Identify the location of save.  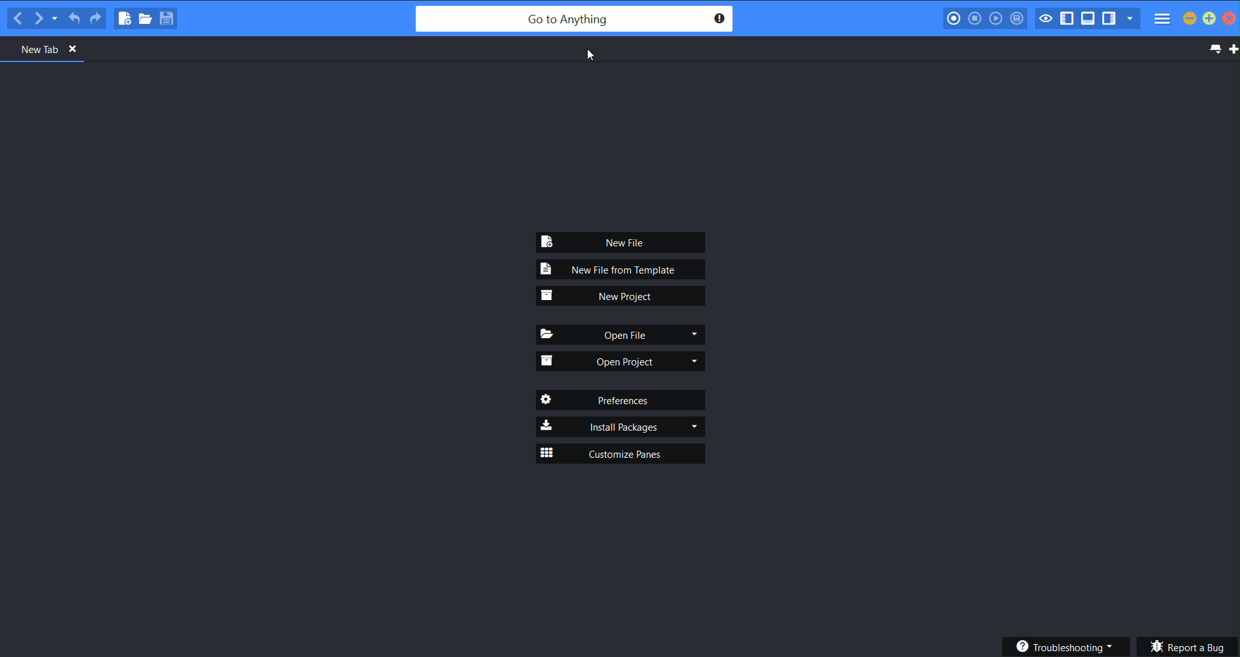
(169, 18).